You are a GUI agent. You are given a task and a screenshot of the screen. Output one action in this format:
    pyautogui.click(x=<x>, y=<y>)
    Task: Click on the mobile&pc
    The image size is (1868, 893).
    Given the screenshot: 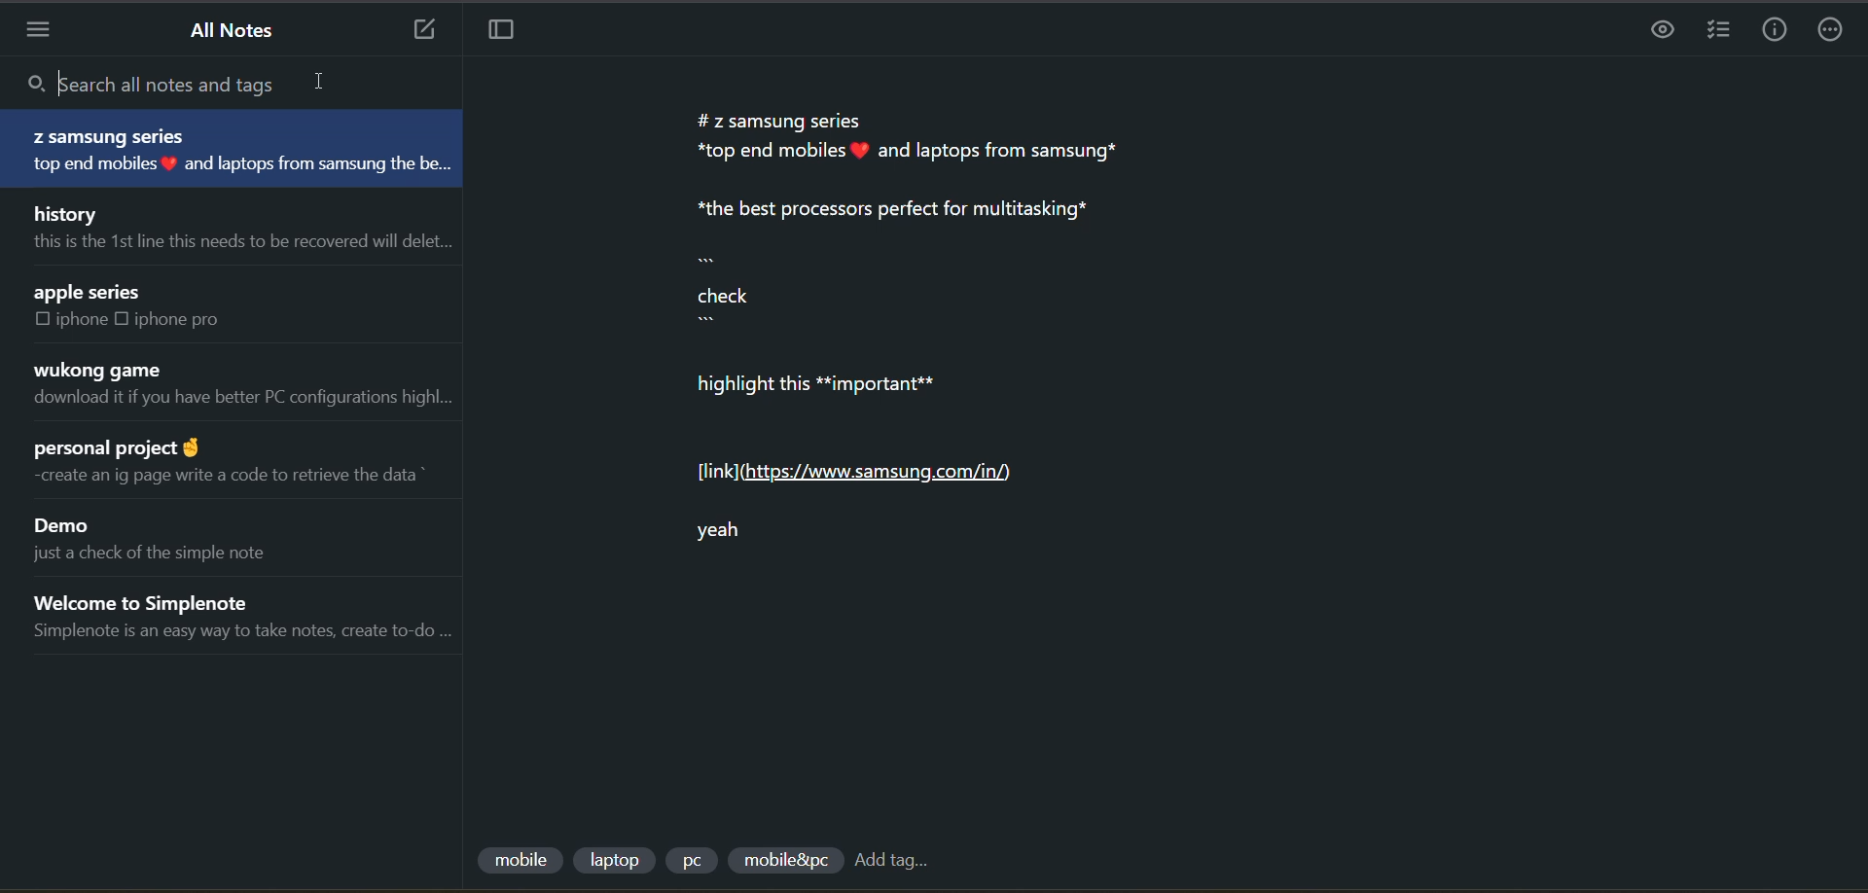 What is the action you would take?
    pyautogui.click(x=781, y=861)
    